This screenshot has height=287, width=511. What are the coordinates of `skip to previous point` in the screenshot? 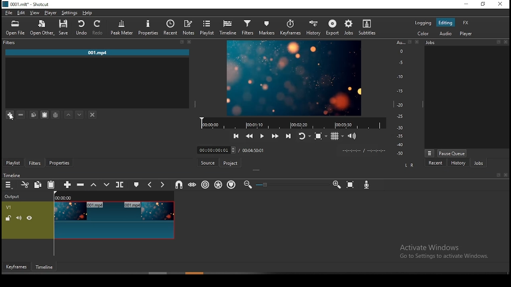 It's located at (237, 135).